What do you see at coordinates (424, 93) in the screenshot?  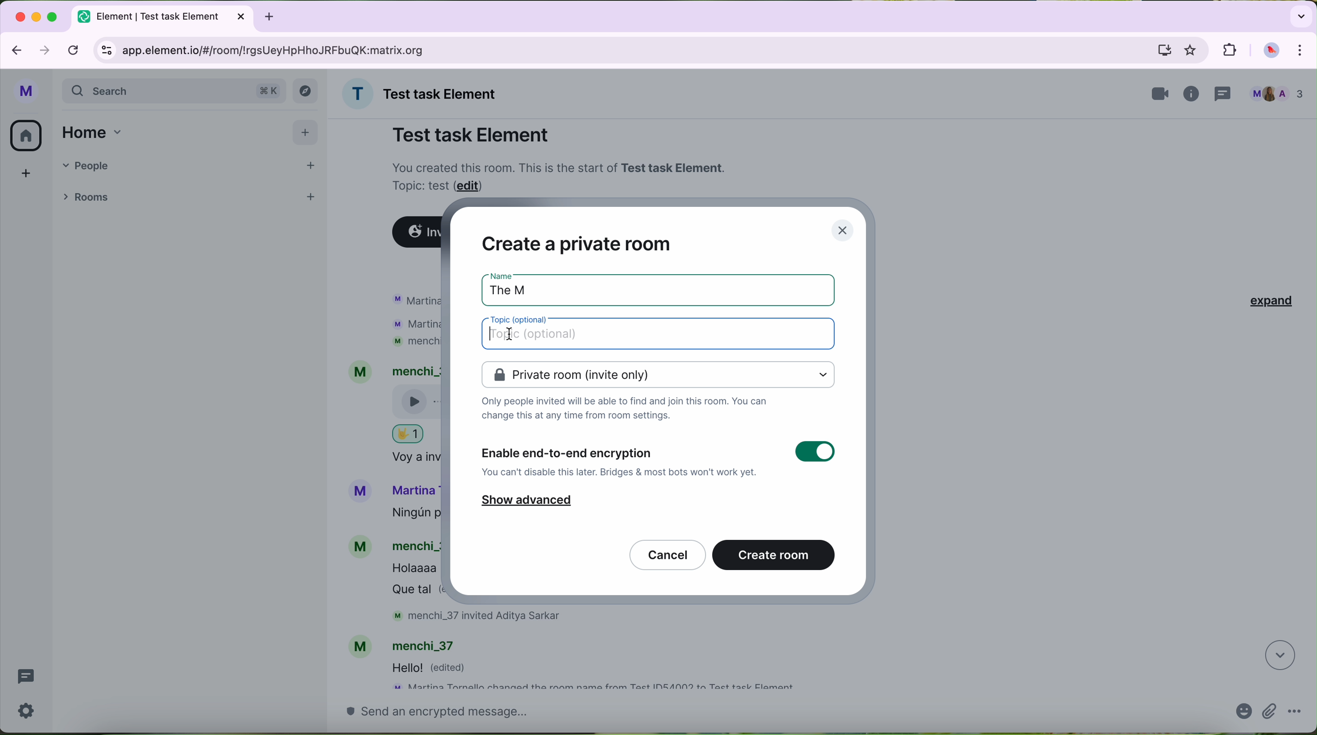 I see `name` at bounding box center [424, 93].